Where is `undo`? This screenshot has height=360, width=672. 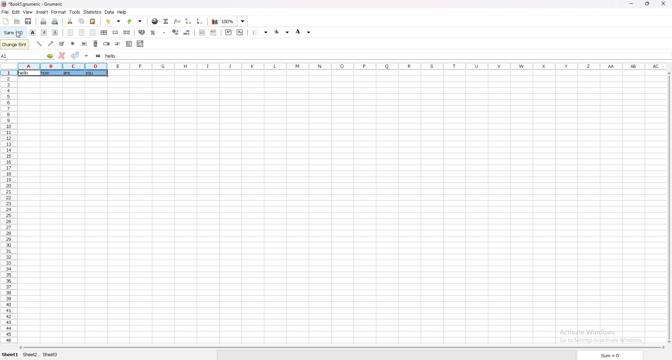 undo is located at coordinates (114, 21).